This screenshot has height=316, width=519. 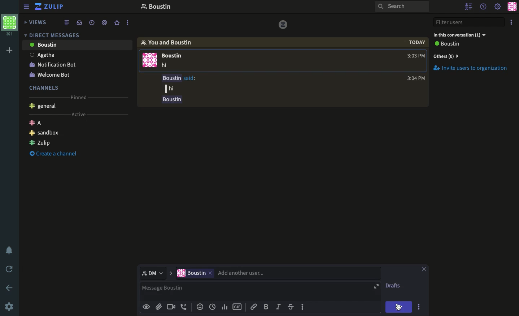 I want to click on Zulip, so click(x=49, y=7).